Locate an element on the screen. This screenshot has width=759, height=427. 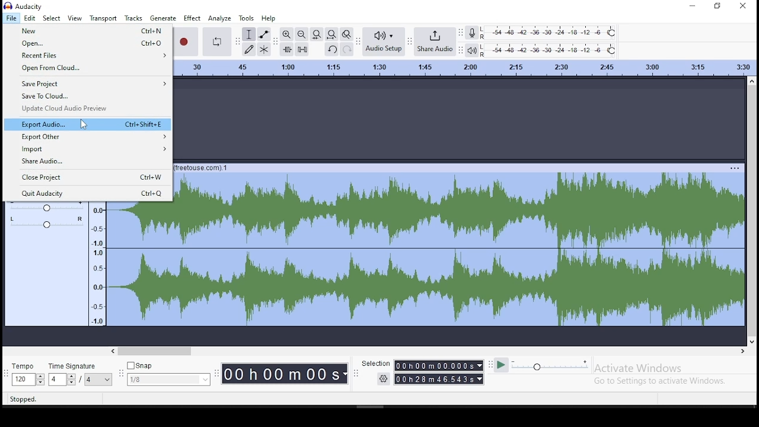
help is located at coordinates (268, 18).